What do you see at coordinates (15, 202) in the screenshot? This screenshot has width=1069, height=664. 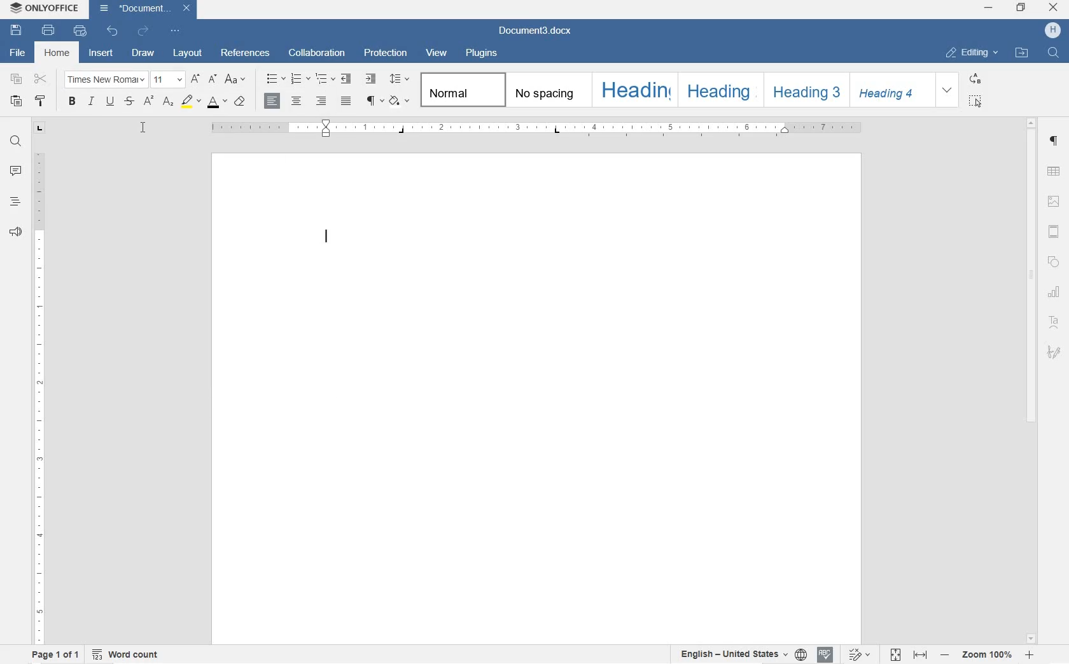 I see `HEADINGS` at bounding box center [15, 202].